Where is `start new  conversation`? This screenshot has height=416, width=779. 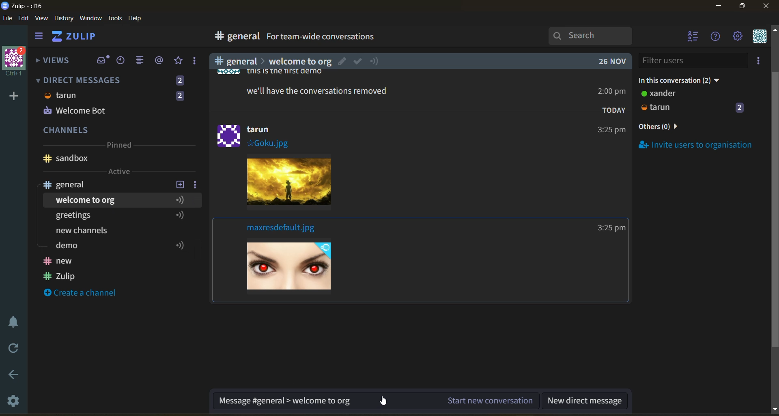
start new  conversation is located at coordinates (489, 402).